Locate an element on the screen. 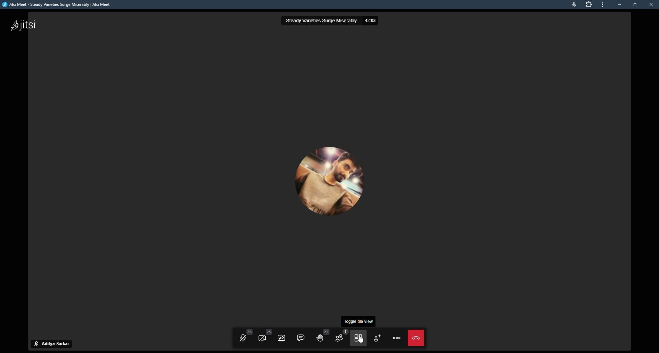  minimize is located at coordinates (620, 4).